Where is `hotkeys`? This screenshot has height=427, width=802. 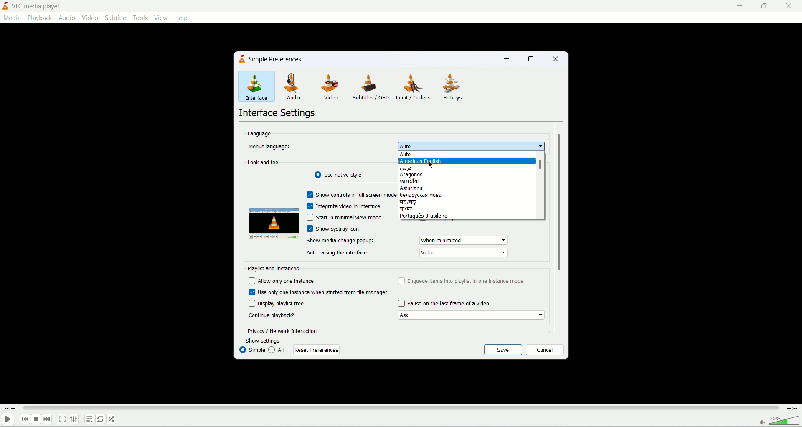 hotkeys is located at coordinates (454, 87).